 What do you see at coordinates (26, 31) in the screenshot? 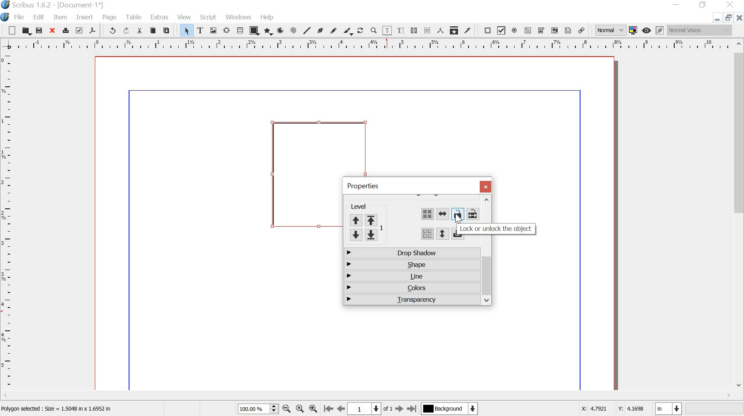
I see `open` at bounding box center [26, 31].